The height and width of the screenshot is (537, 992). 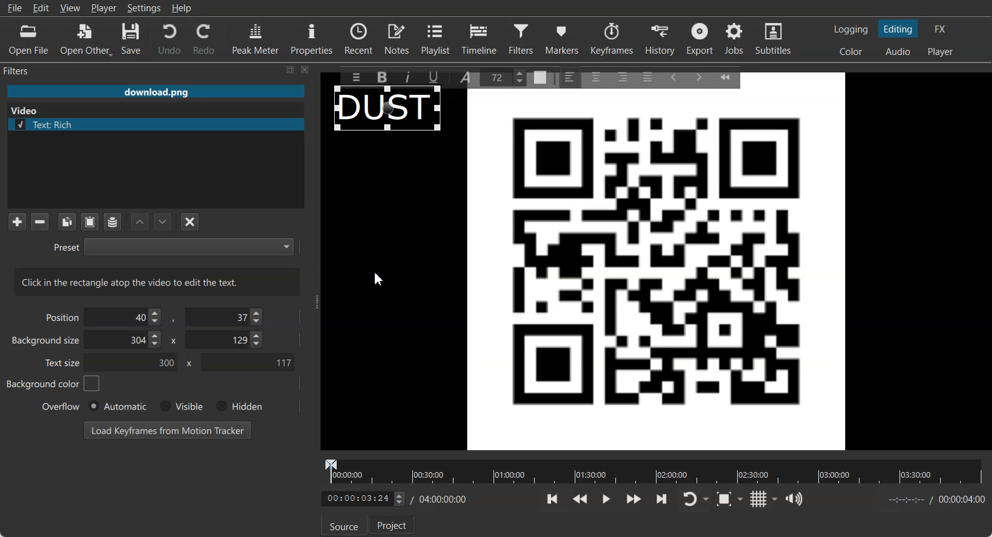 I want to click on Play Quickly Forward, so click(x=634, y=499).